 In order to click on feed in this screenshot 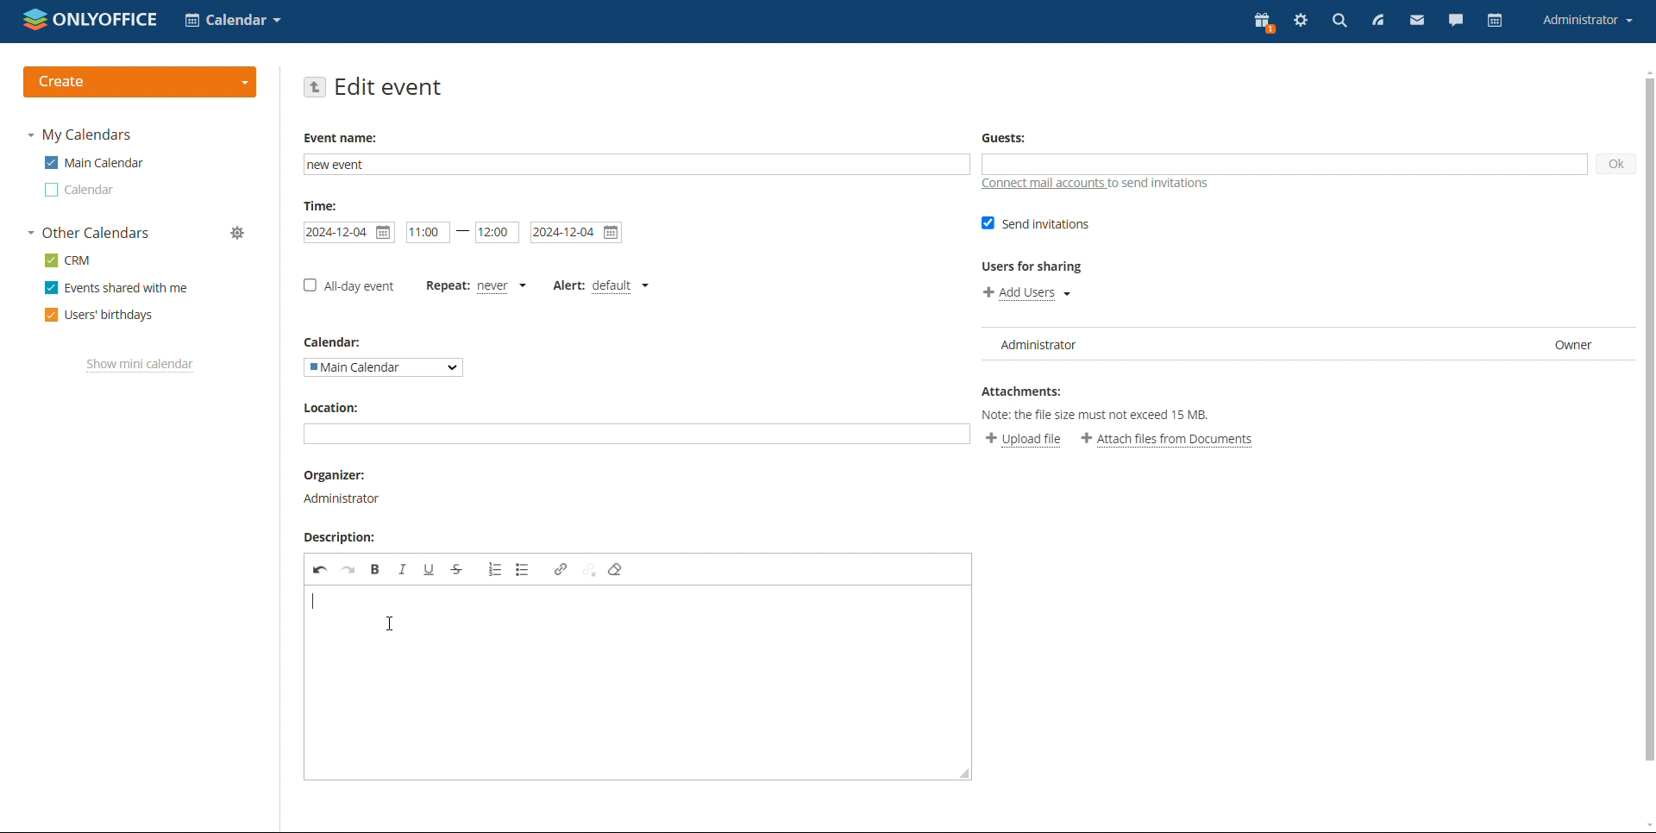, I will do `click(1378, 22)`.